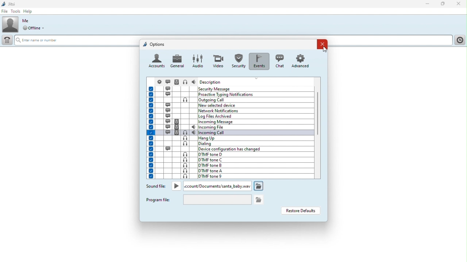 The width and height of the screenshot is (467, 262). What do you see at coordinates (156, 187) in the screenshot?
I see `Sound file` at bounding box center [156, 187].